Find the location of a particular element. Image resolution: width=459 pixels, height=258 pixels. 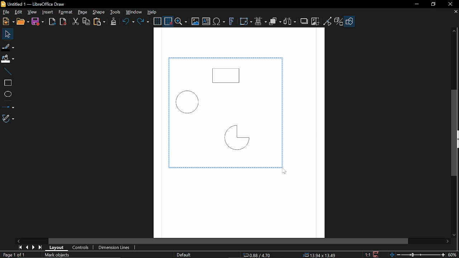

Page is located at coordinates (81, 13).